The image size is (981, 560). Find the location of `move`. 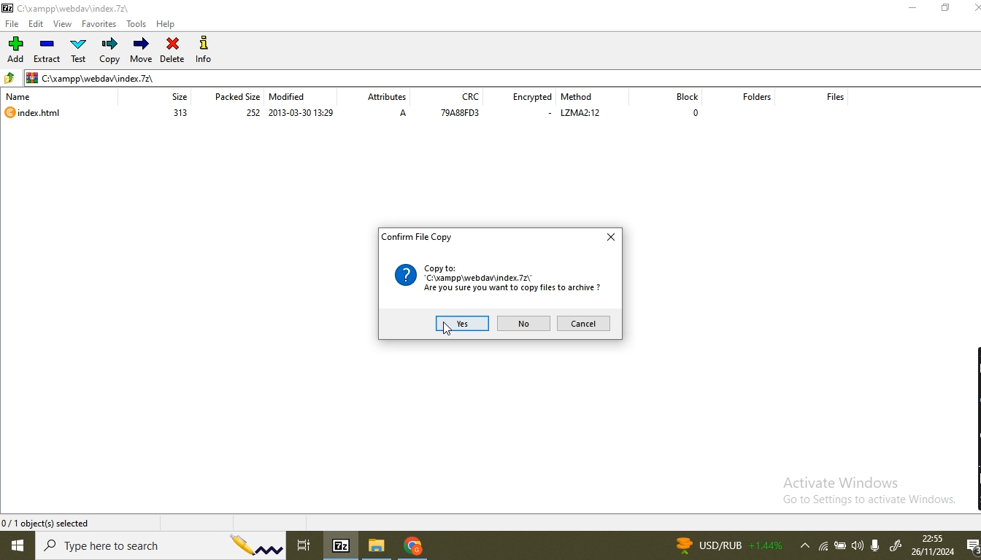

move is located at coordinates (142, 50).